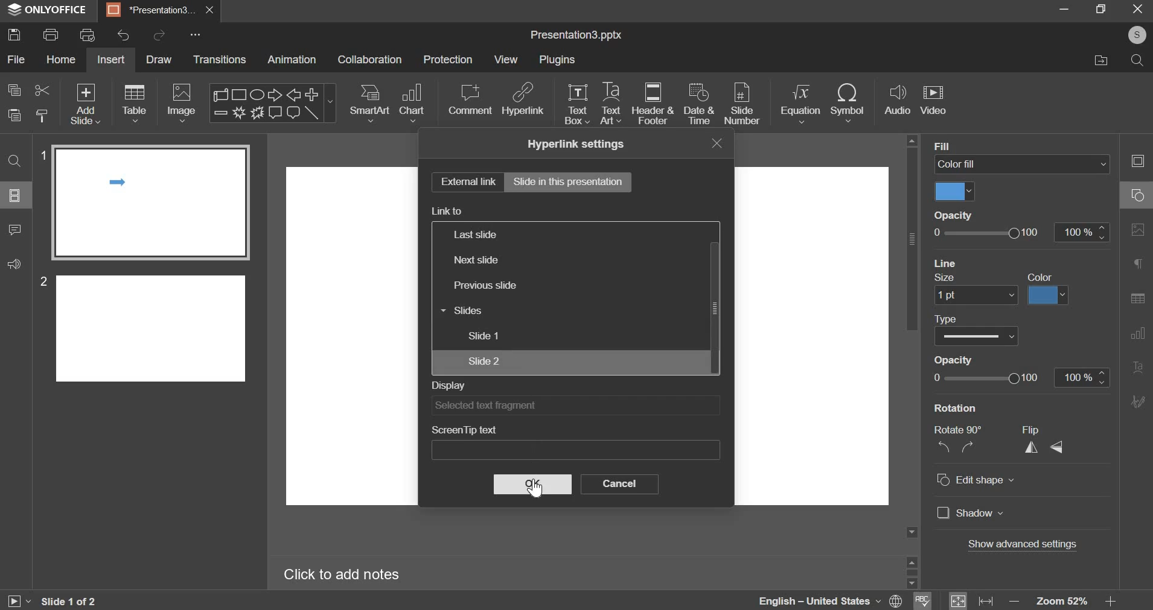 The image size is (1153, 610). What do you see at coordinates (958, 430) in the screenshot?
I see `rotate 90` at bounding box center [958, 430].